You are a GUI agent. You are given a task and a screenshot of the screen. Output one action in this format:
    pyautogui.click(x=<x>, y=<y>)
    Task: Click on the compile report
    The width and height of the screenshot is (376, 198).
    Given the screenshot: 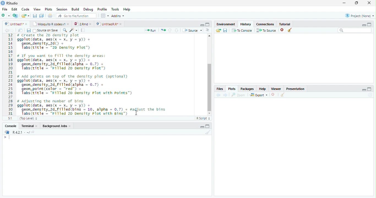 What is the action you would take?
    pyautogui.click(x=83, y=31)
    